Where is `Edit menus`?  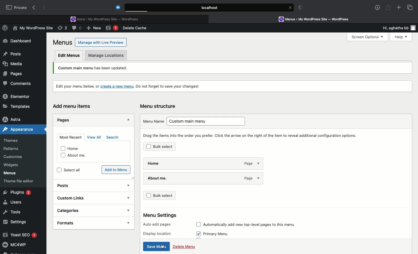 Edit menus is located at coordinates (69, 55).